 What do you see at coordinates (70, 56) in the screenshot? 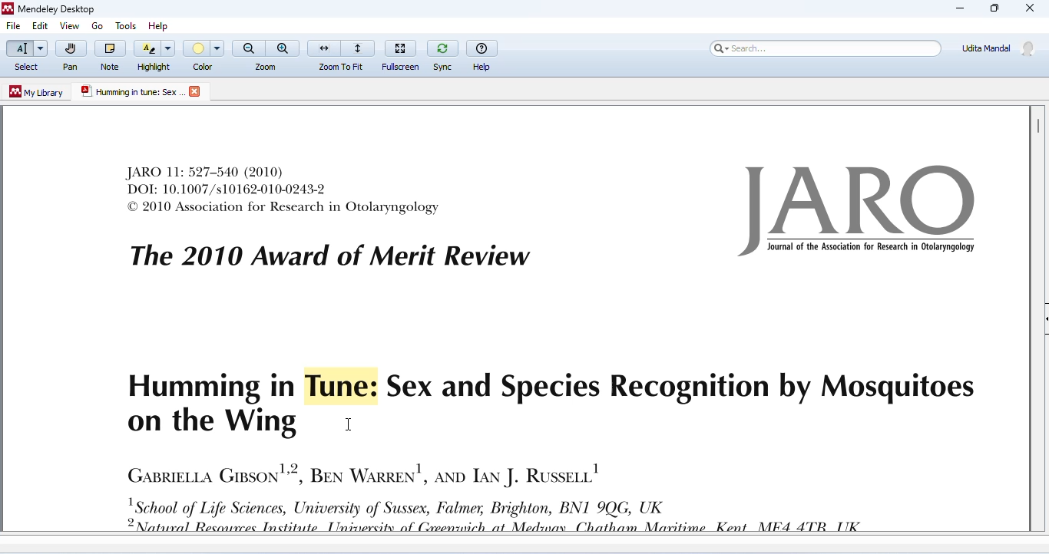
I see `pan` at bounding box center [70, 56].